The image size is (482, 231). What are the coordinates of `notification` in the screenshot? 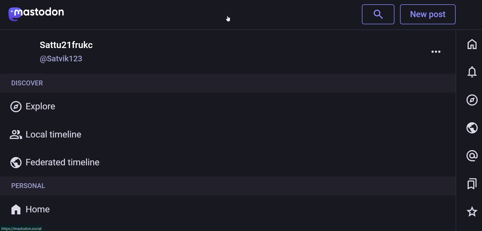 It's located at (472, 73).